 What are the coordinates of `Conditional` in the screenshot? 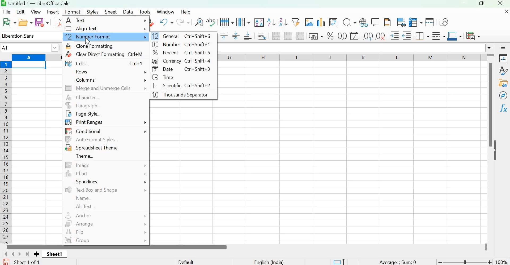 It's located at (84, 131).